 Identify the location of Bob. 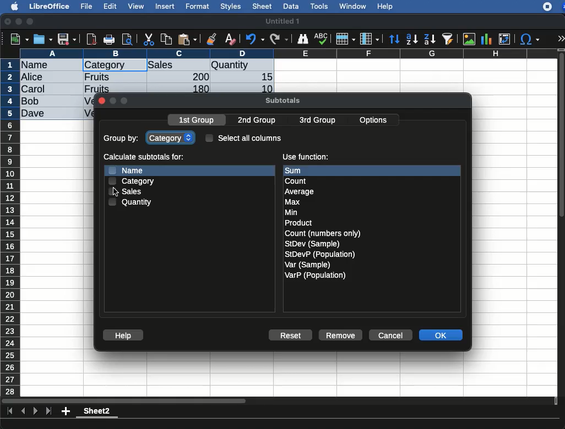
(31, 102).